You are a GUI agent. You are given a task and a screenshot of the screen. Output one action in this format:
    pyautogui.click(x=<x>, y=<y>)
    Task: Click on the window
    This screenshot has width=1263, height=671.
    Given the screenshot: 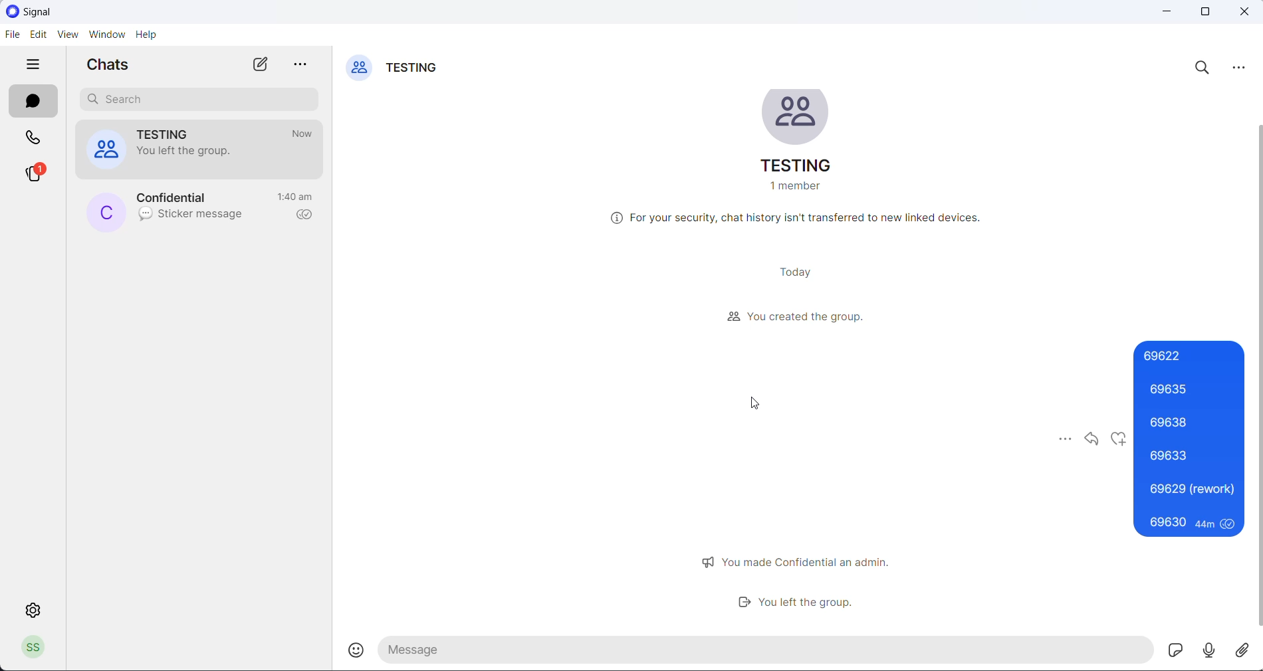 What is the action you would take?
    pyautogui.click(x=106, y=37)
    